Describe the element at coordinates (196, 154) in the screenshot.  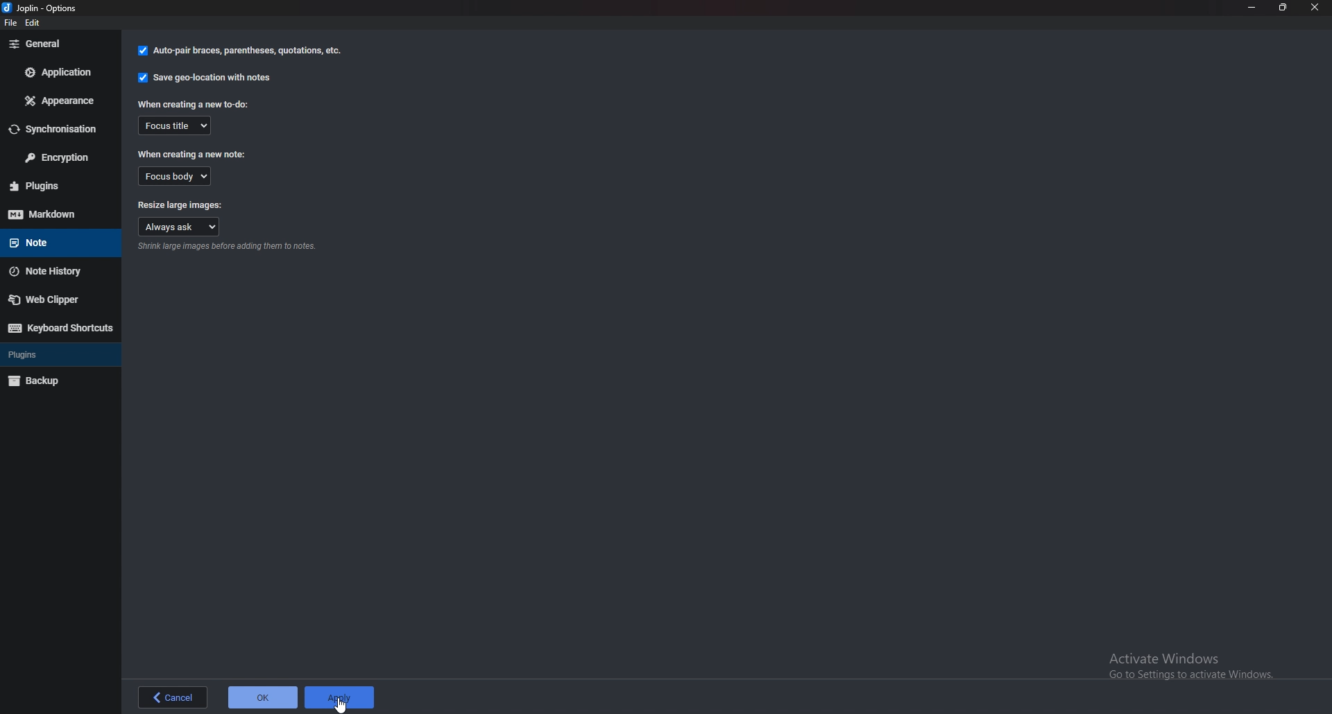
I see `When creating a new note` at that location.